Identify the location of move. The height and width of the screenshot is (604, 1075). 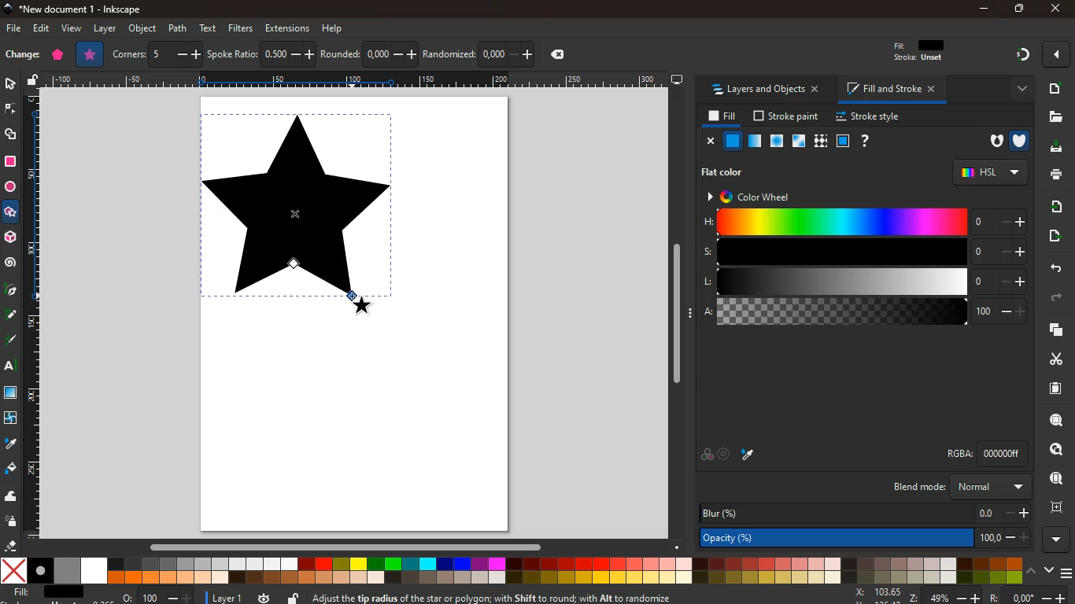
(1052, 237).